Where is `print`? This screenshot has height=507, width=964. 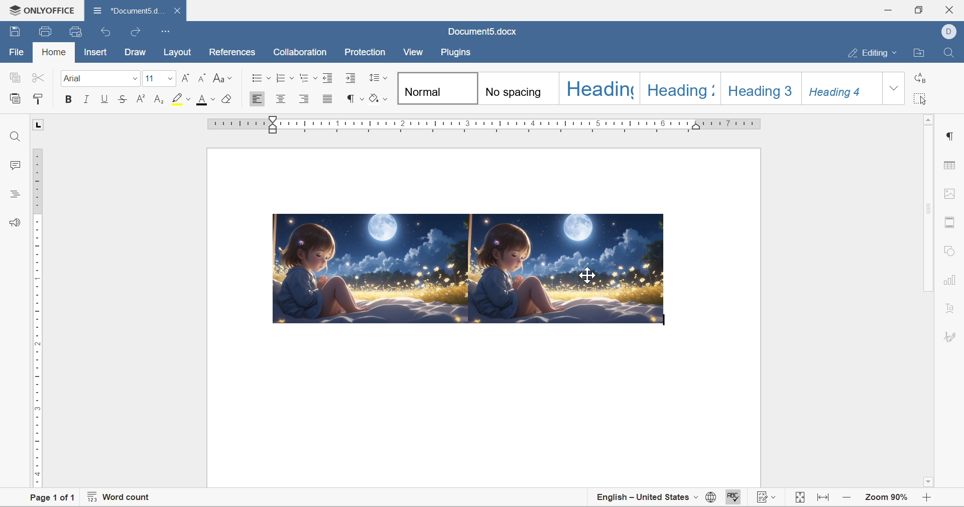 print is located at coordinates (44, 33).